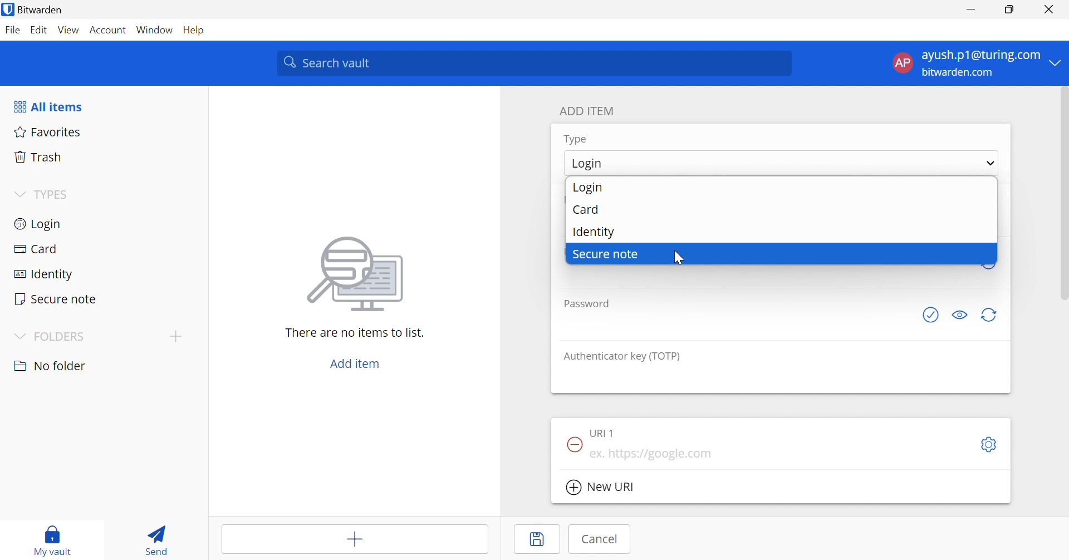 The width and height of the screenshot is (1069, 560). Describe the element at coordinates (1062, 193) in the screenshot. I see `Scroll Bar` at that location.